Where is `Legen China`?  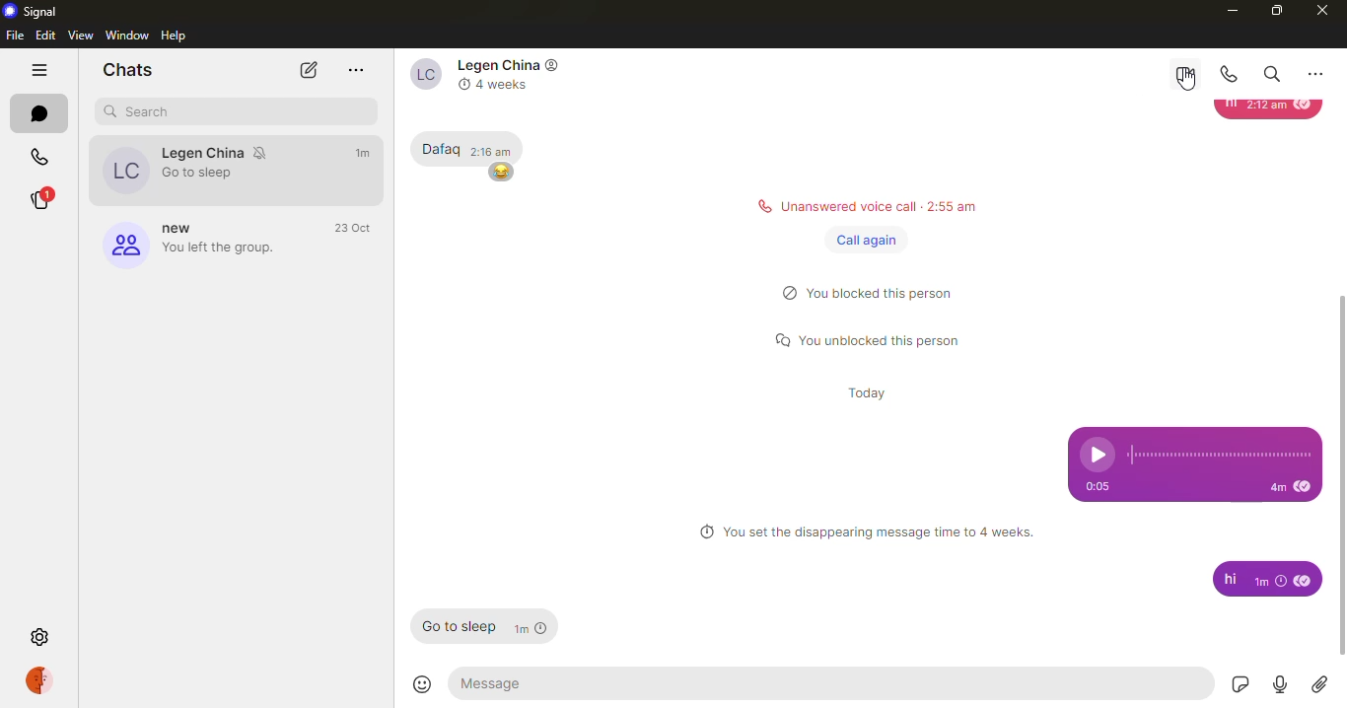
Legen China is located at coordinates (498, 65).